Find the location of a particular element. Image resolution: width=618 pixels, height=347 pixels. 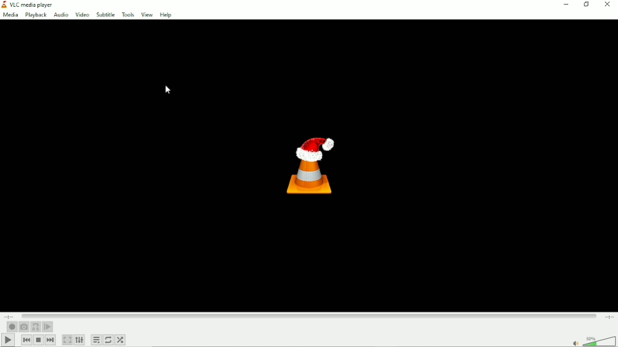

VLC media player is located at coordinates (36, 5).